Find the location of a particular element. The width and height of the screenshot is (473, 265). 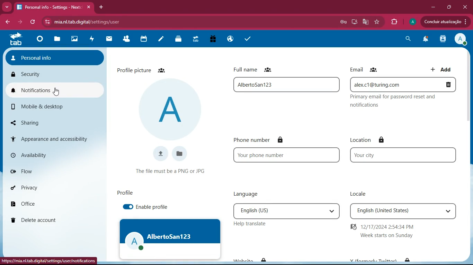

google translate is located at coordinates (365, 22).